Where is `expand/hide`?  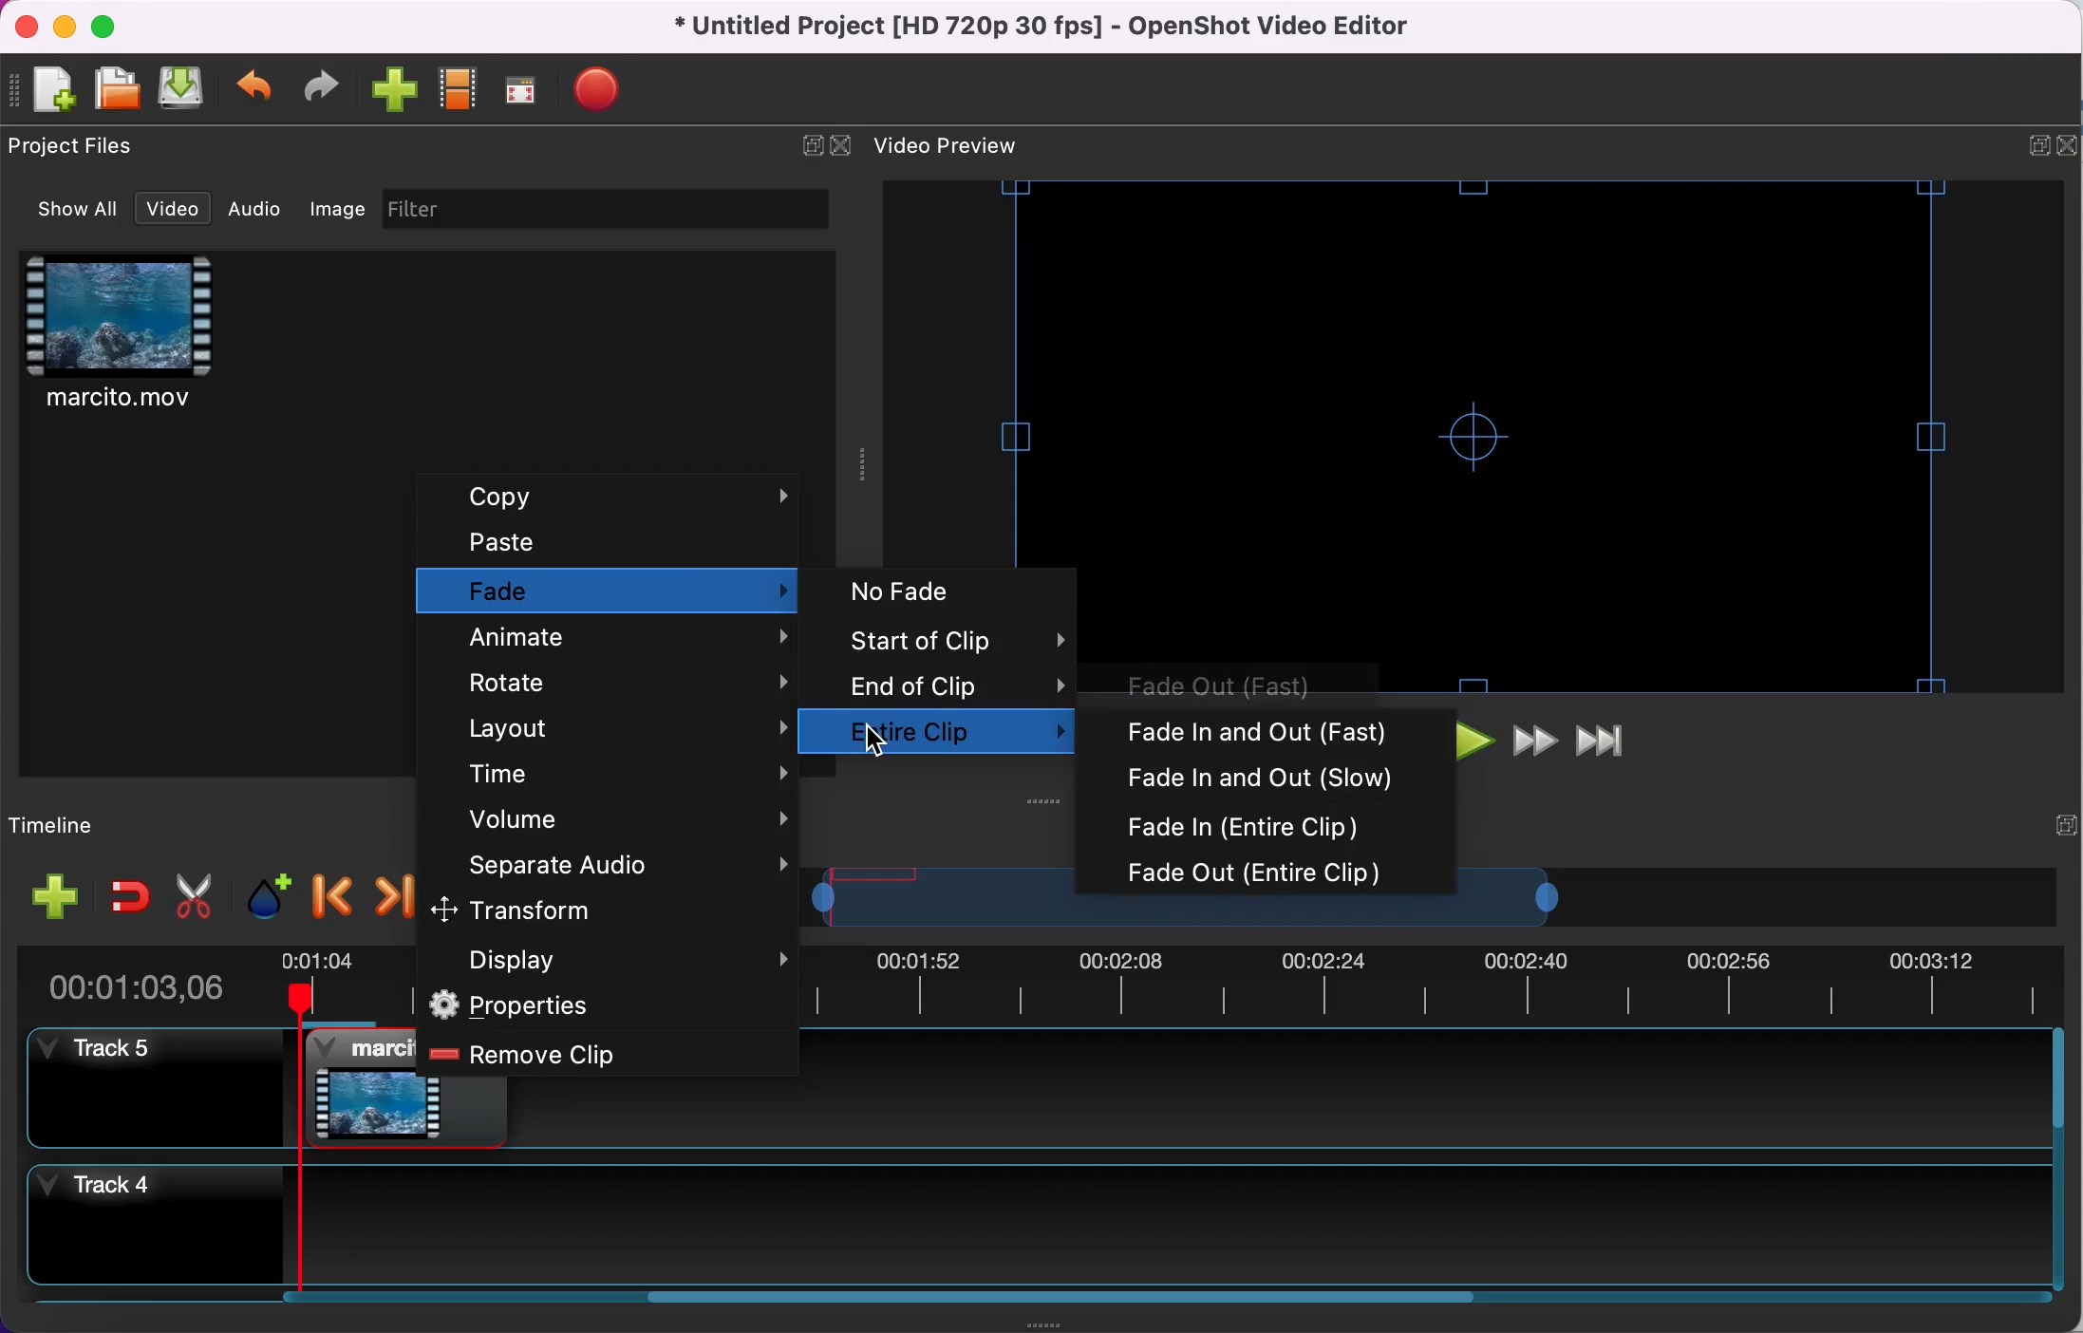
expand/hide is located at coordinates (2037, 836).